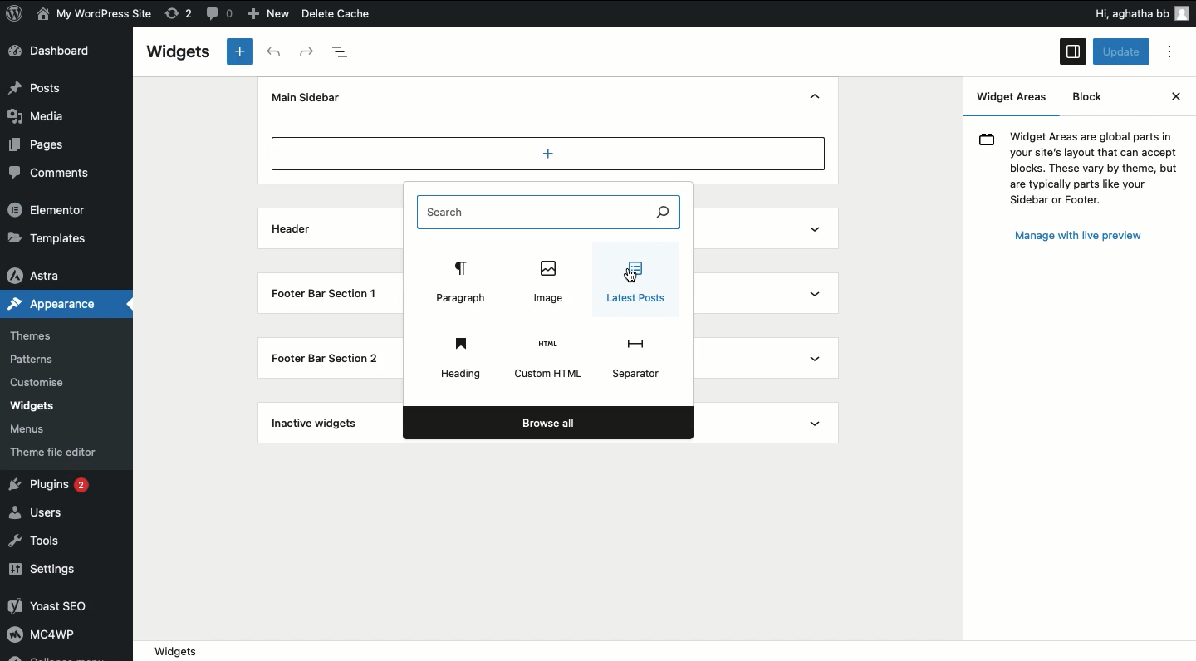 The image size is (1196, 661). I want to click on Block, so click(1087, 98).